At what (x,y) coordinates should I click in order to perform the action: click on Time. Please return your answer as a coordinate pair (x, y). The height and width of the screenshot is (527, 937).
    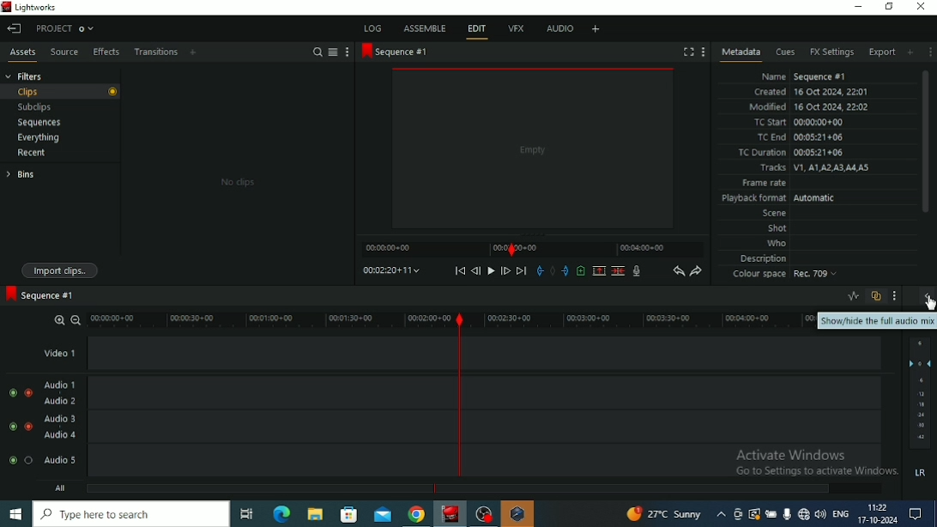
    Looking at the image, I should click on (878, 506).